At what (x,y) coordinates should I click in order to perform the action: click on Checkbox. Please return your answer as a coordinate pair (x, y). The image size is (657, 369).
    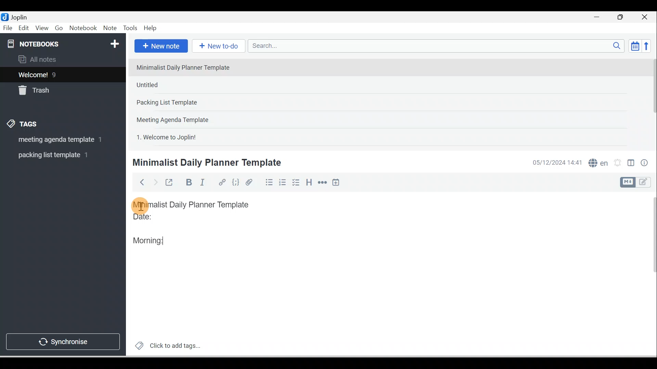
    Looking at the image, I should click on (295, 182).